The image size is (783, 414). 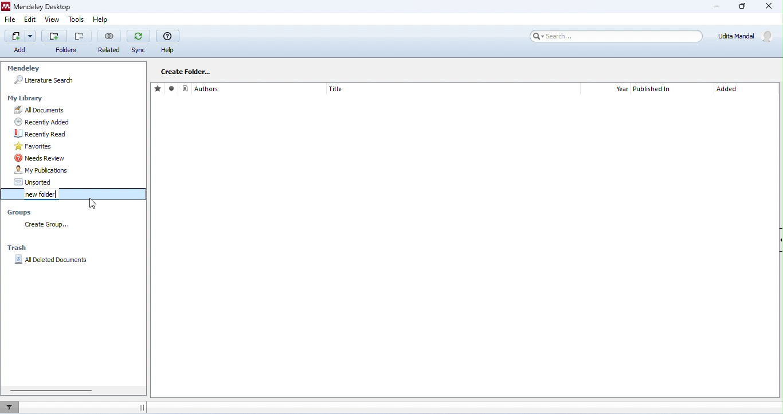 I want to click on Mendeley, so click(x=23, y=69).